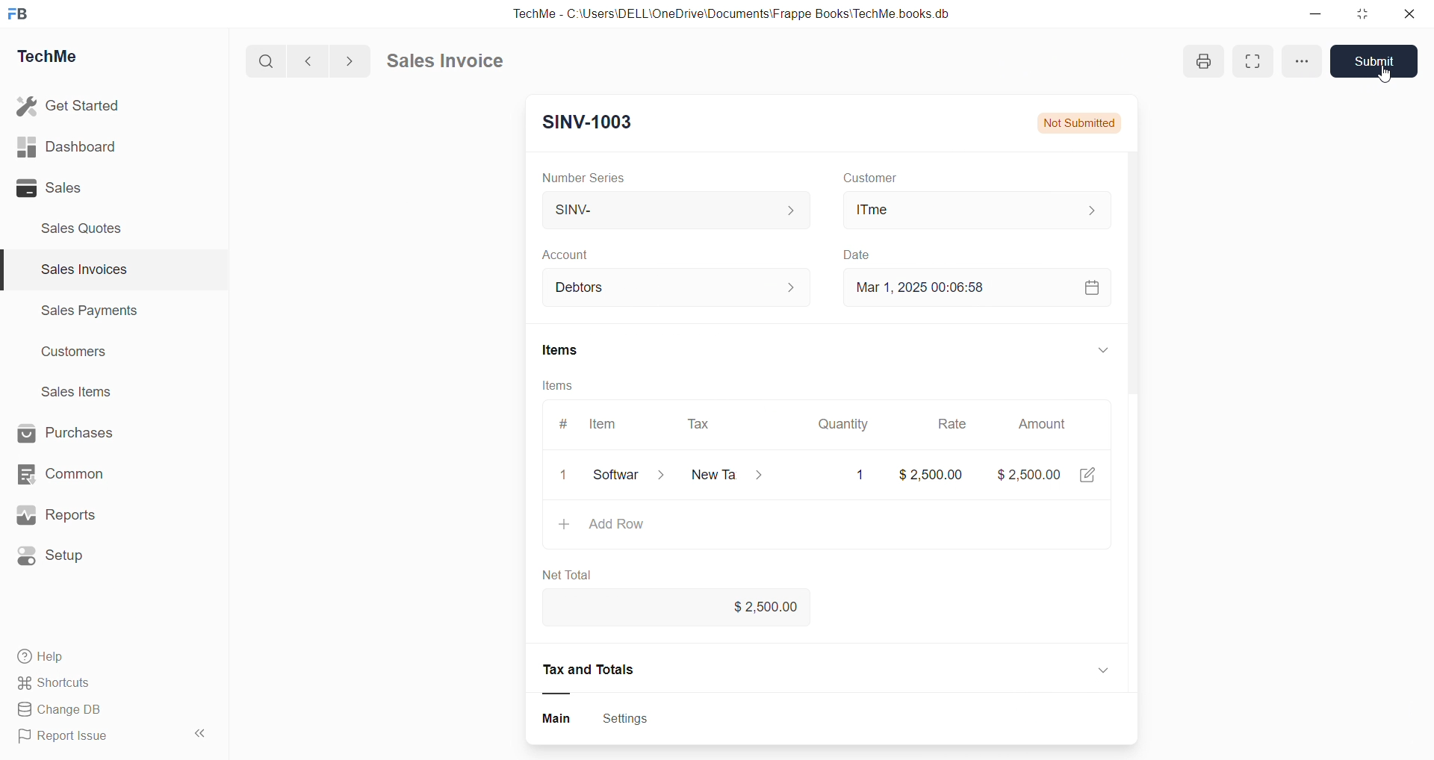 The height and width of the screenshot is (760, 1434). Describe the element at coordinates (330, 60) in the screenshot. I see `Forward/Backward` at that location.